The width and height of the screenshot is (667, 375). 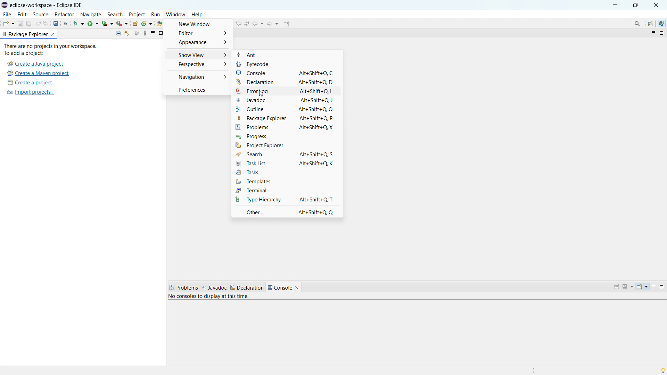 I want to click on New Window, so click(x=193, y=23).